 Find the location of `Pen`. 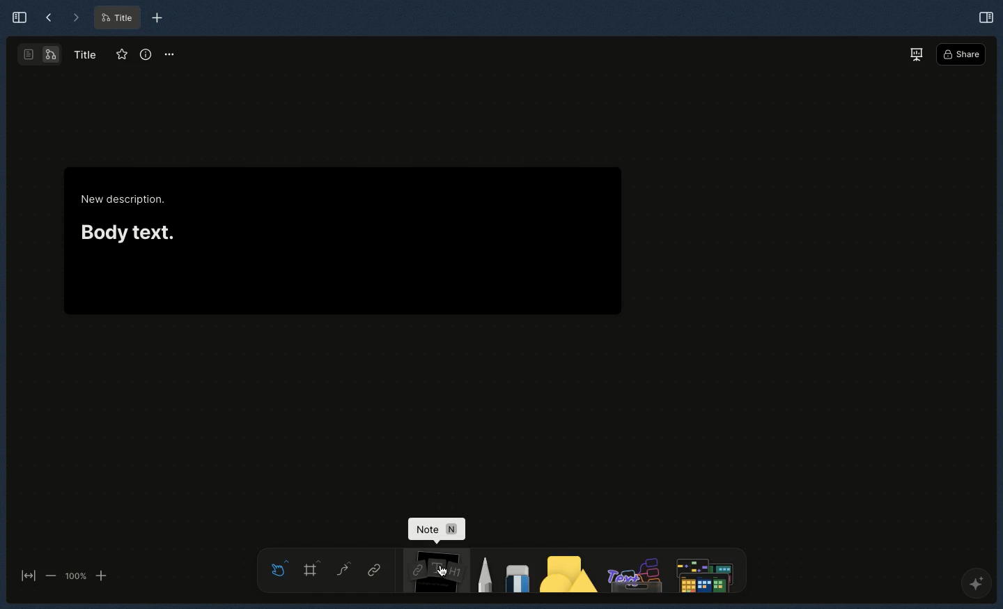

Pen is located at coordinates (484, 573).